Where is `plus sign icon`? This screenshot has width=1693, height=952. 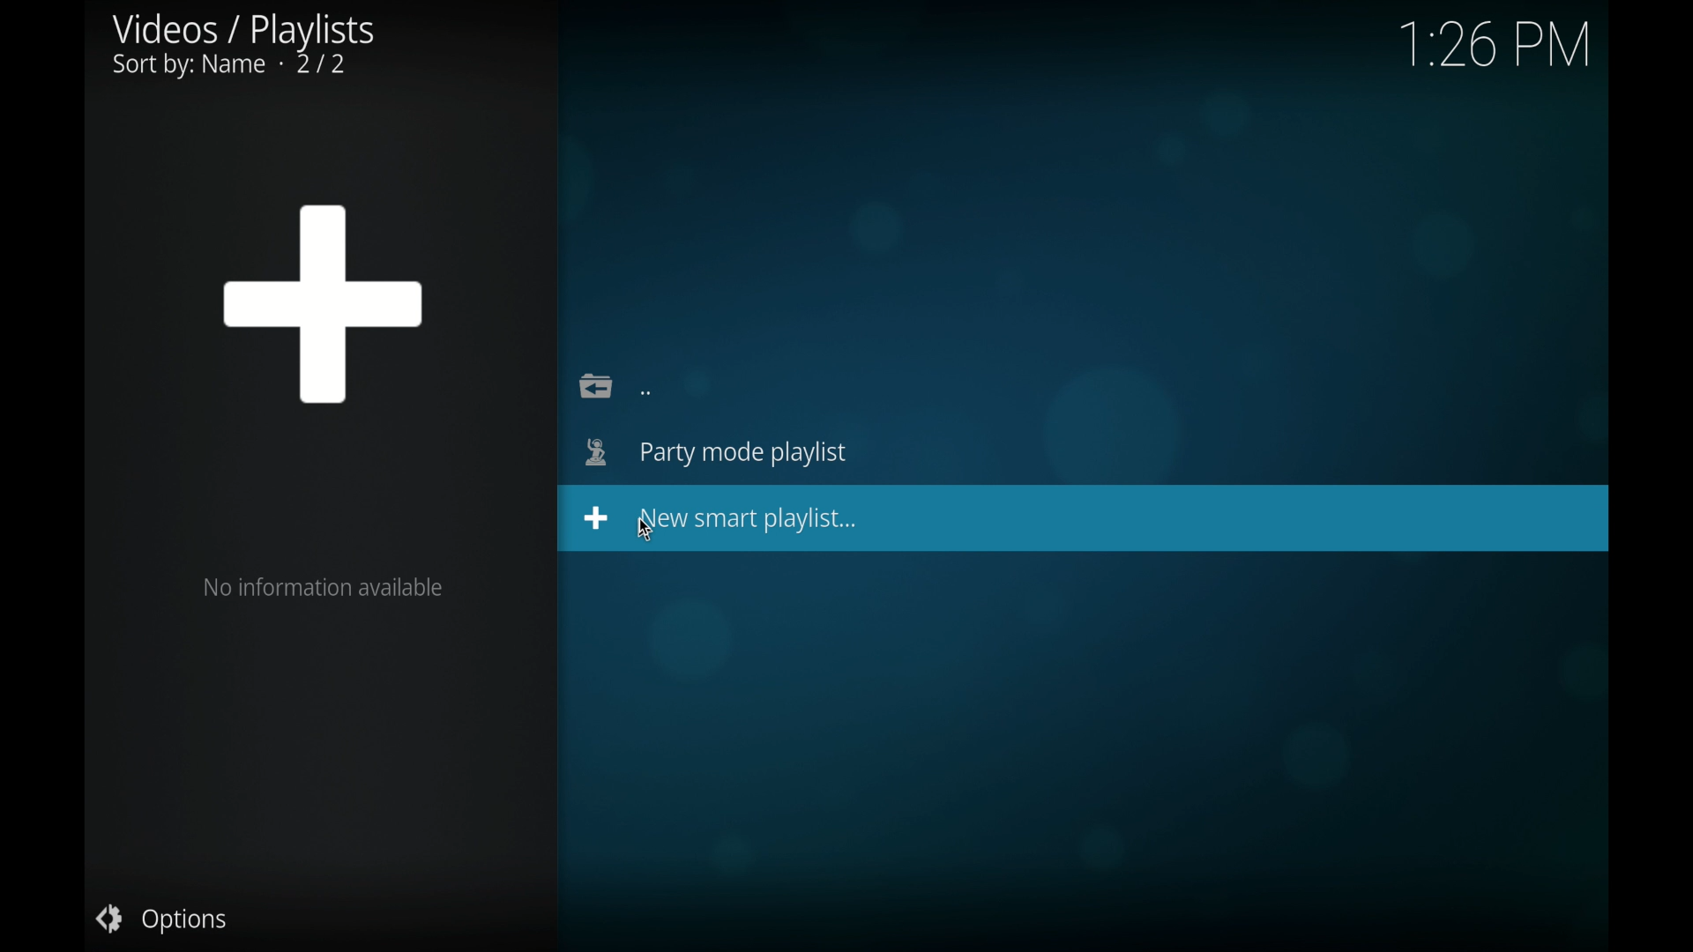
plus sign icon is located at coordinates (323, 303).